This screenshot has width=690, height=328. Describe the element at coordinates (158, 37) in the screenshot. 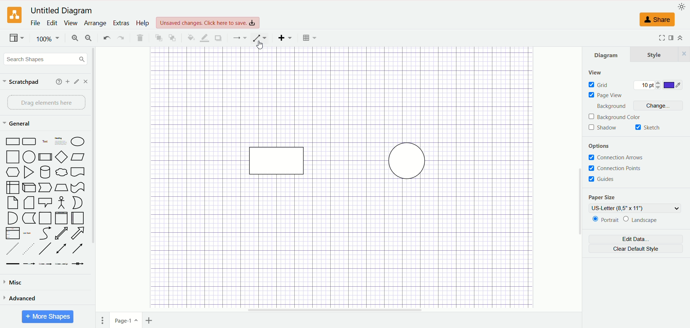

I see `to front` at that location.